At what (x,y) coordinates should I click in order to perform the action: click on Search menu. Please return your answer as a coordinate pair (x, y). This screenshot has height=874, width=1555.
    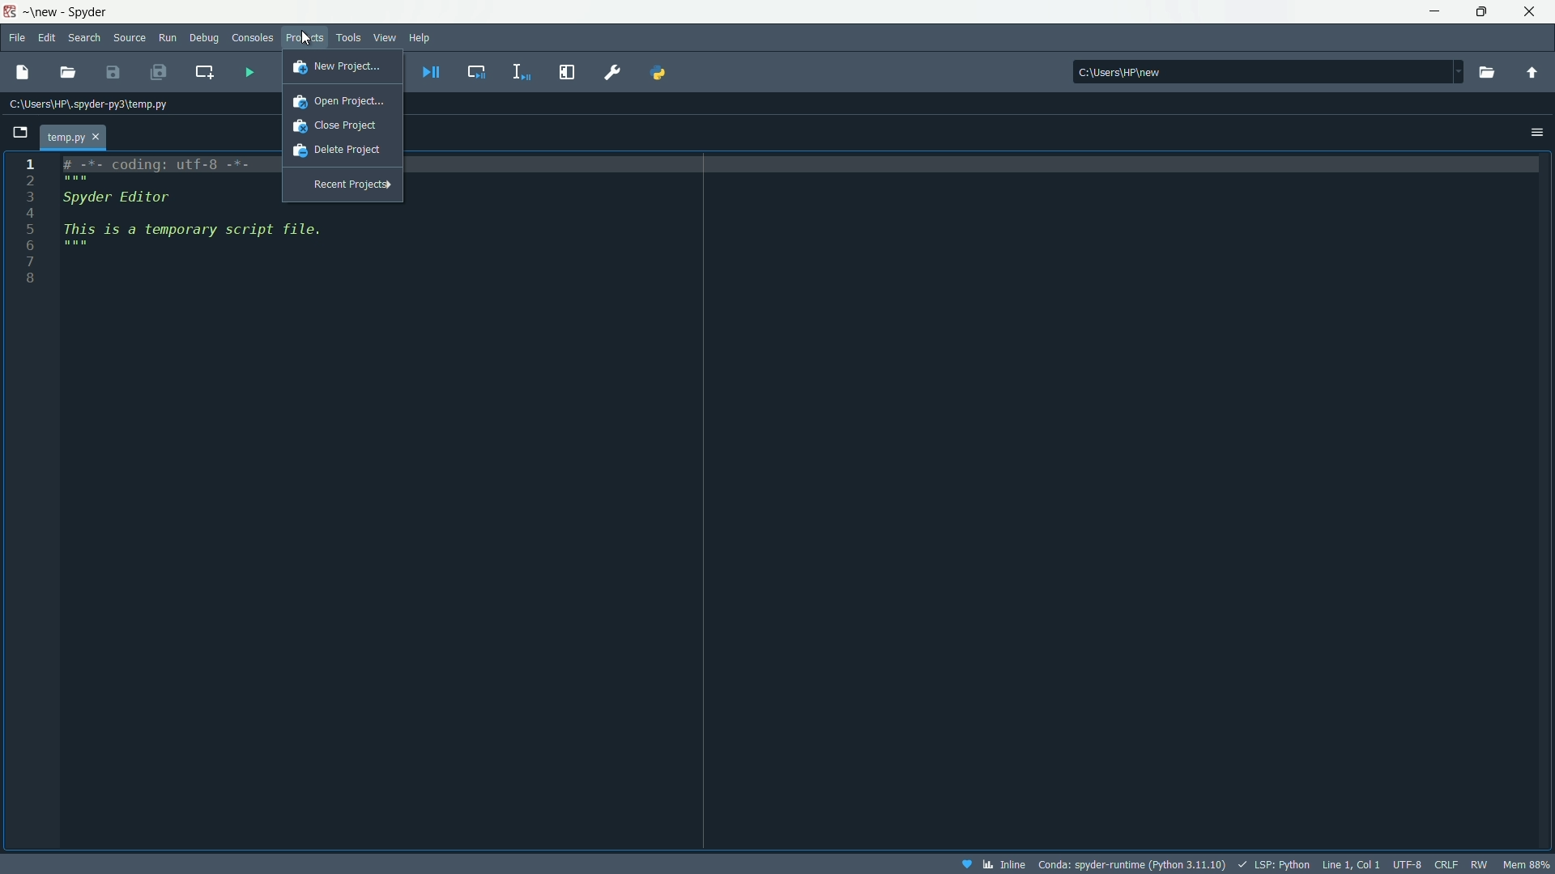
    Looking at the image, I should click on (84, 40).